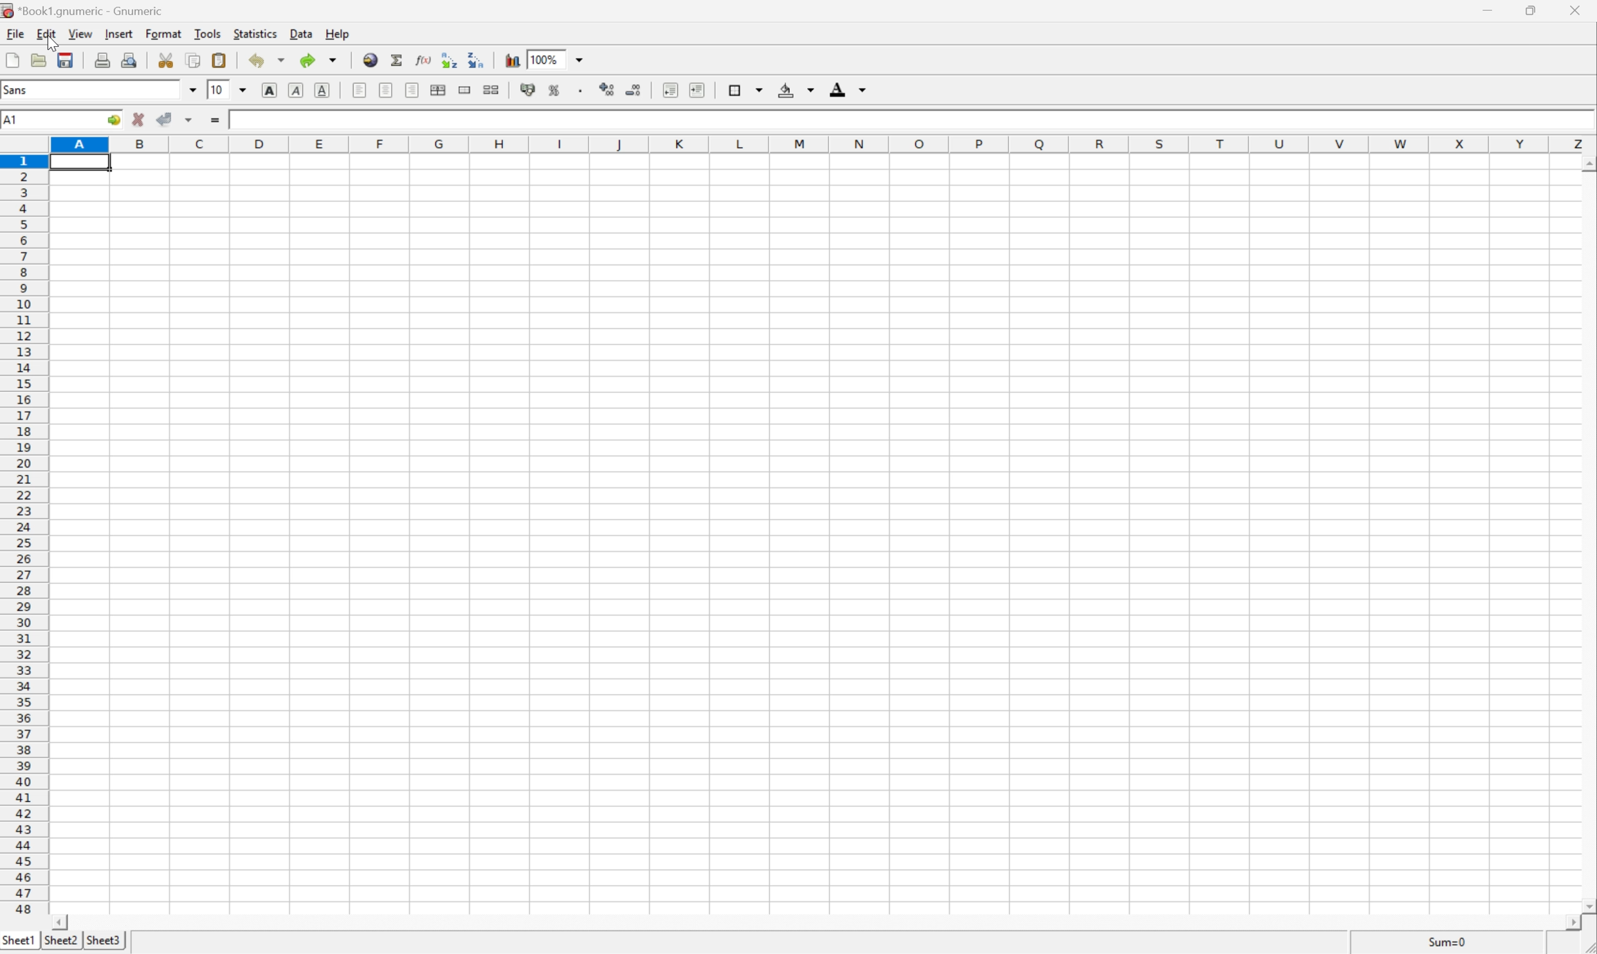 This screenshot has height=954, width=1597. Describe the element at coordinates (322, 89) in the screenshot. I see `underline` at that location.